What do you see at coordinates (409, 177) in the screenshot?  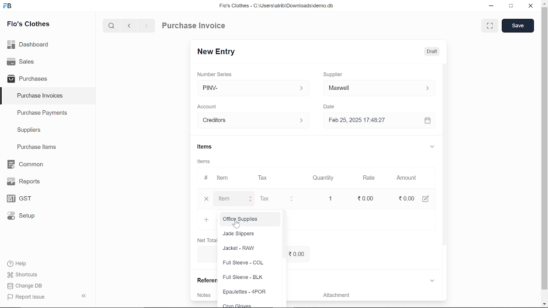 I see `Amount` at bounding box center [409, 177].